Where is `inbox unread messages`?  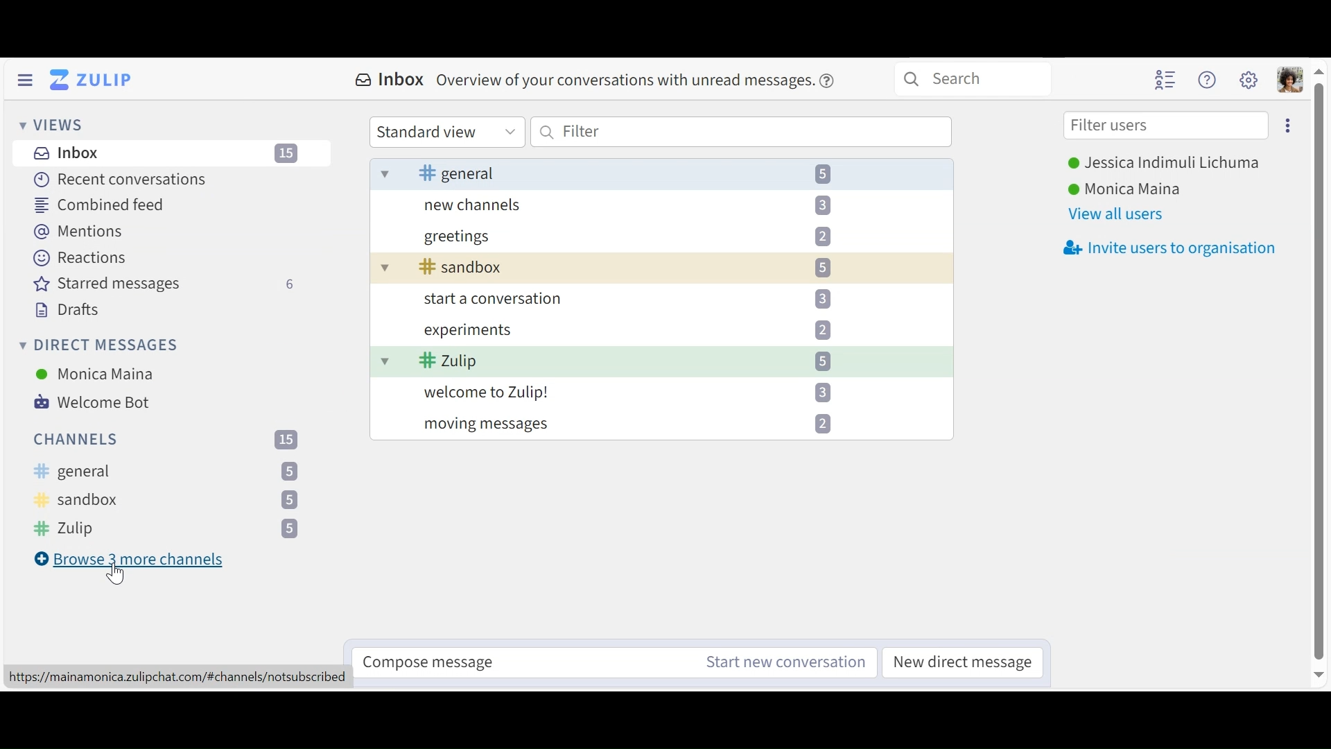
inbox unread messages is located at coordinates (667, 237).